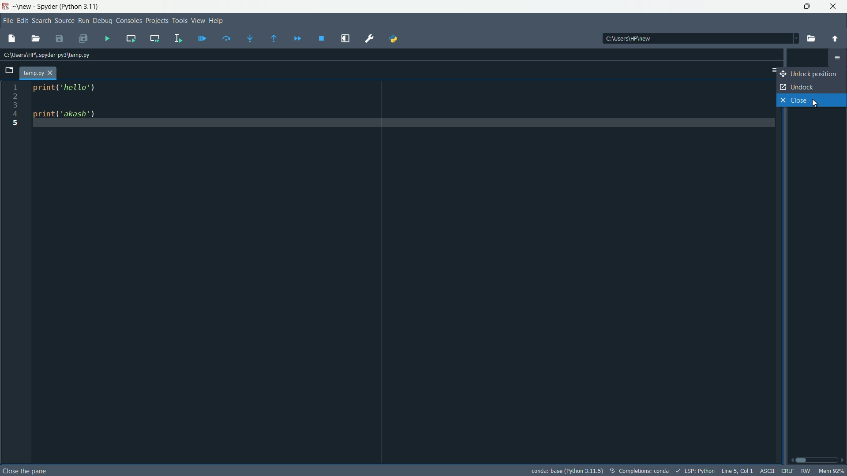 The height and width of the screenshot is (476, 847). What do you see at coordinates (833, 7) in the screenshot?
I see `close app` at bounding box center [833, 7].